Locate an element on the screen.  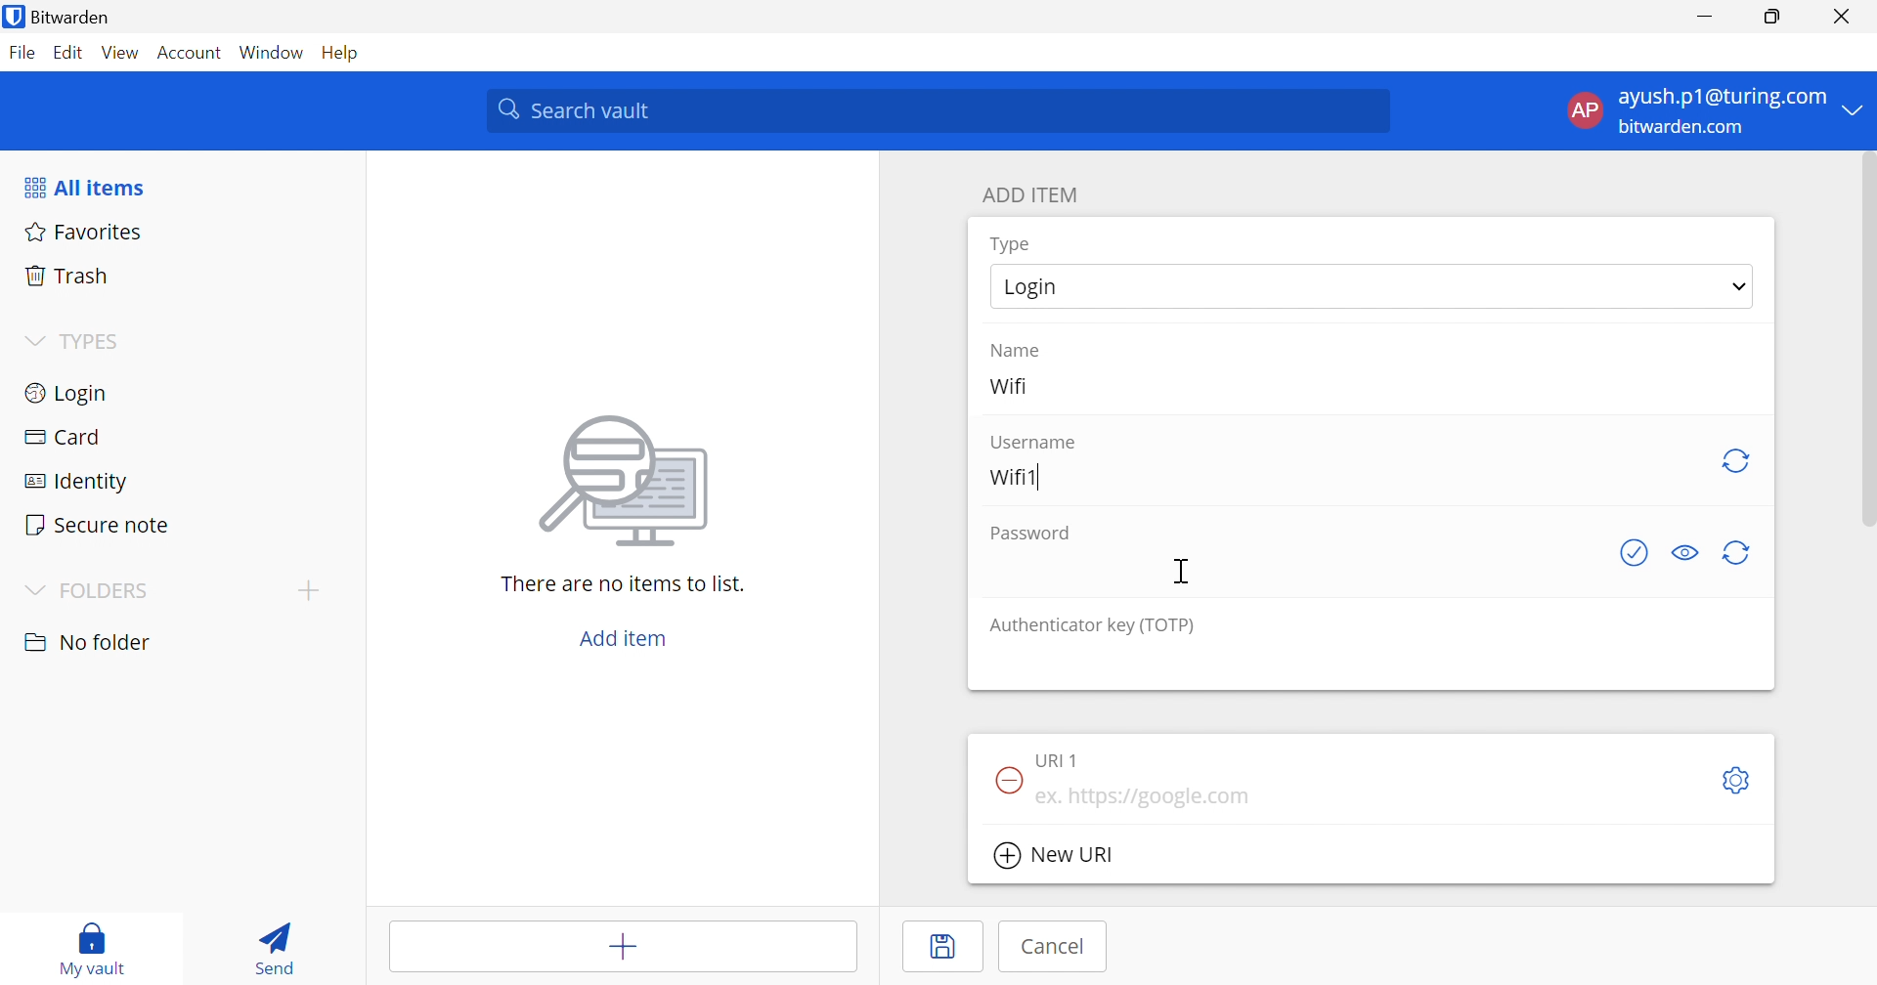
Login is located at coordinates (1040, 286).